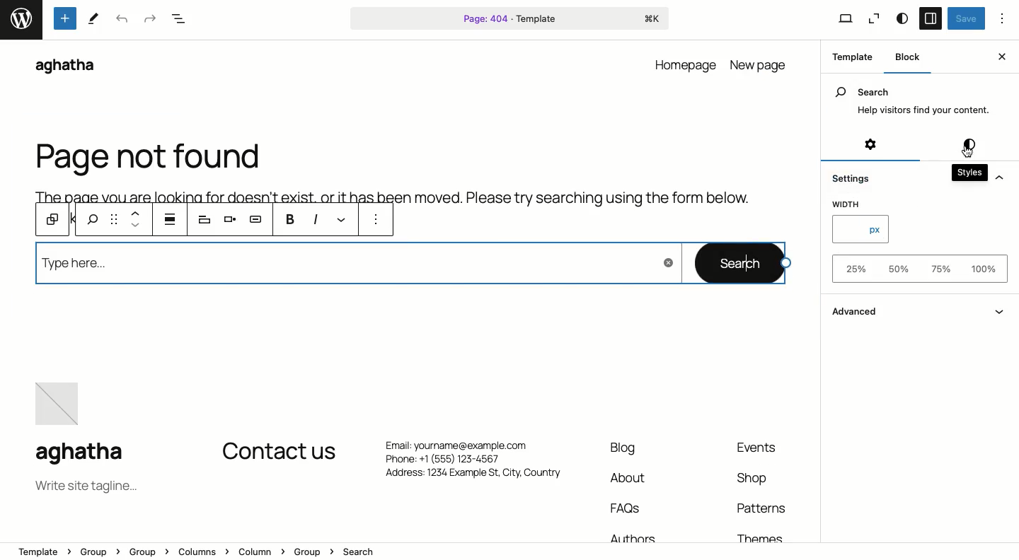  Describe the element at coordinates (227, 221) in the screenshot. I see `Align` at that location.